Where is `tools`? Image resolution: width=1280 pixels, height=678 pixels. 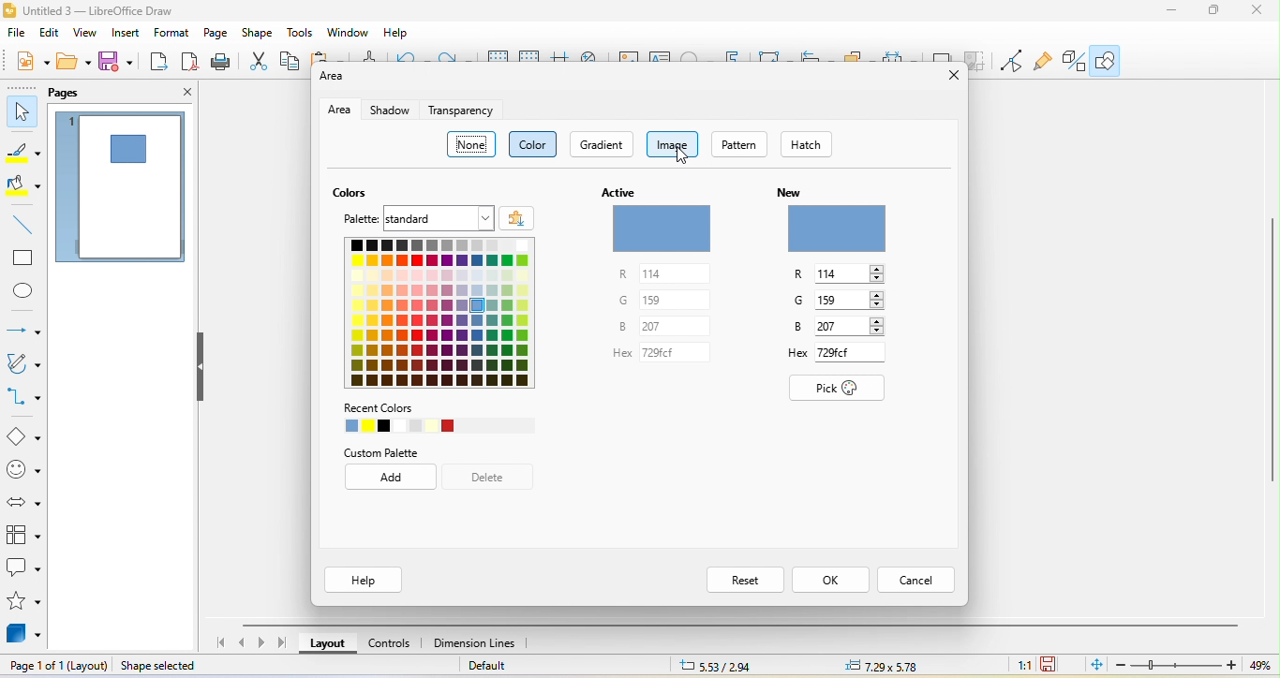
tools is located at coordinates (303, 34).